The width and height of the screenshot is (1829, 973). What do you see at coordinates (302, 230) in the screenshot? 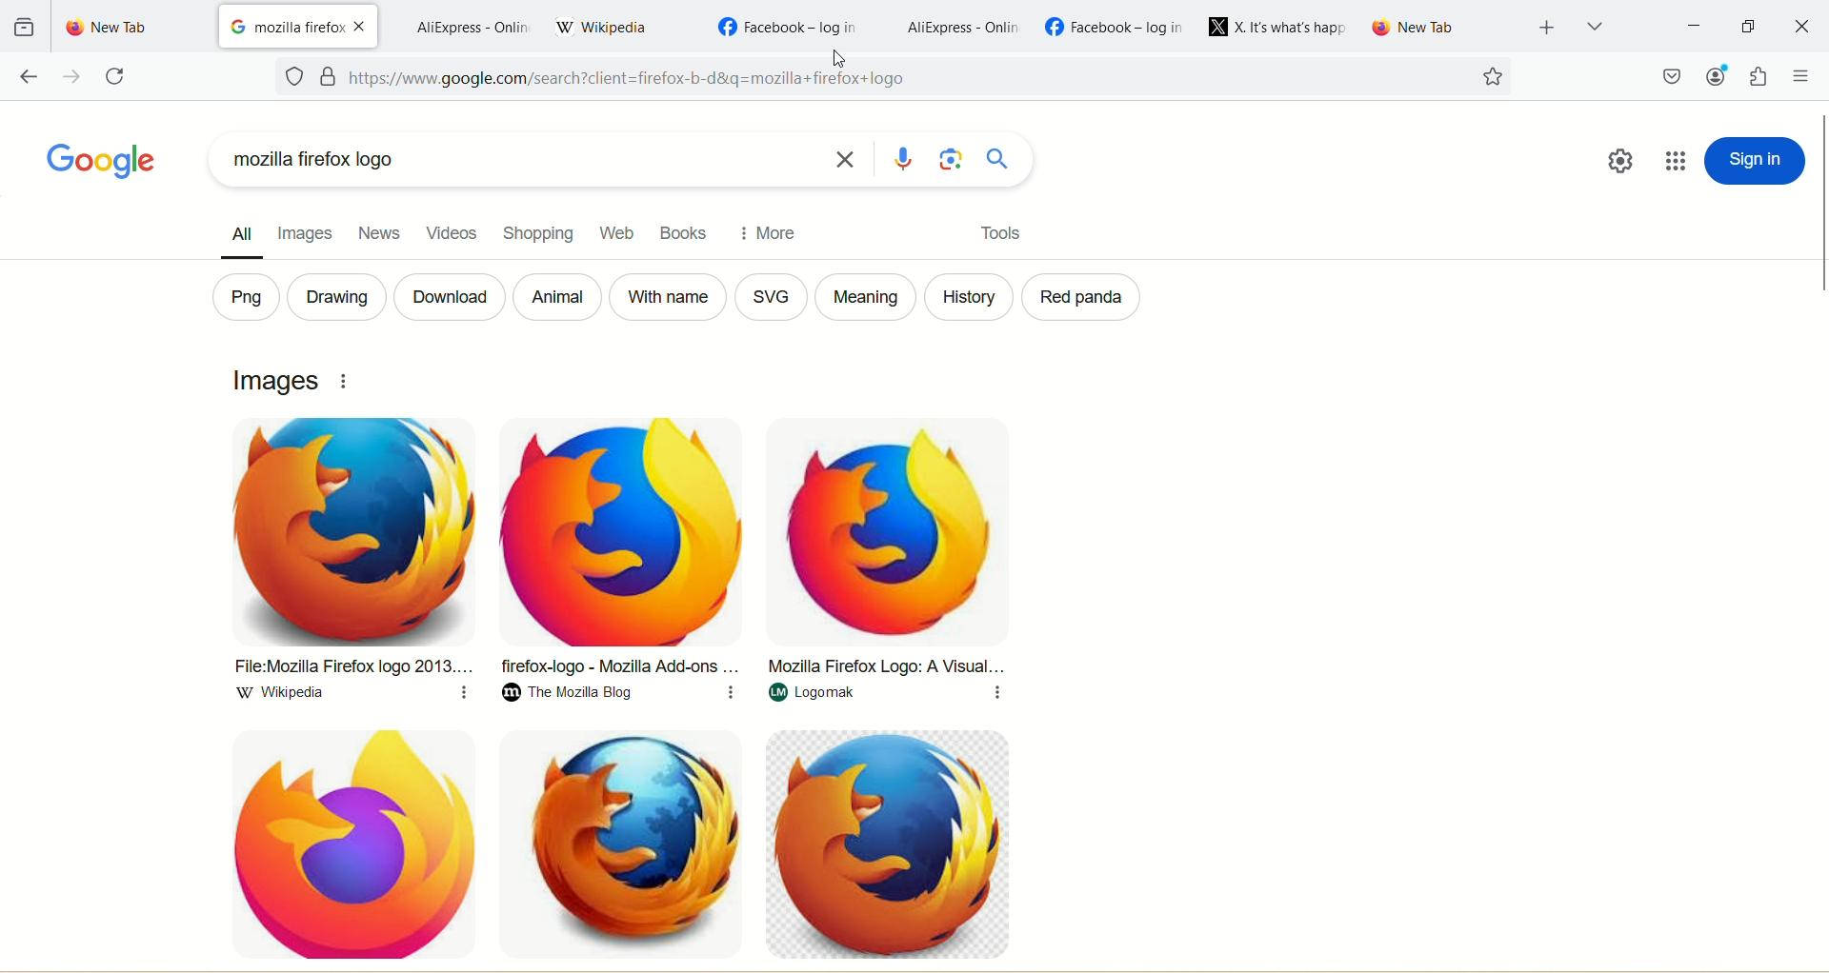
I see `images` at bounding box center [302, 230].